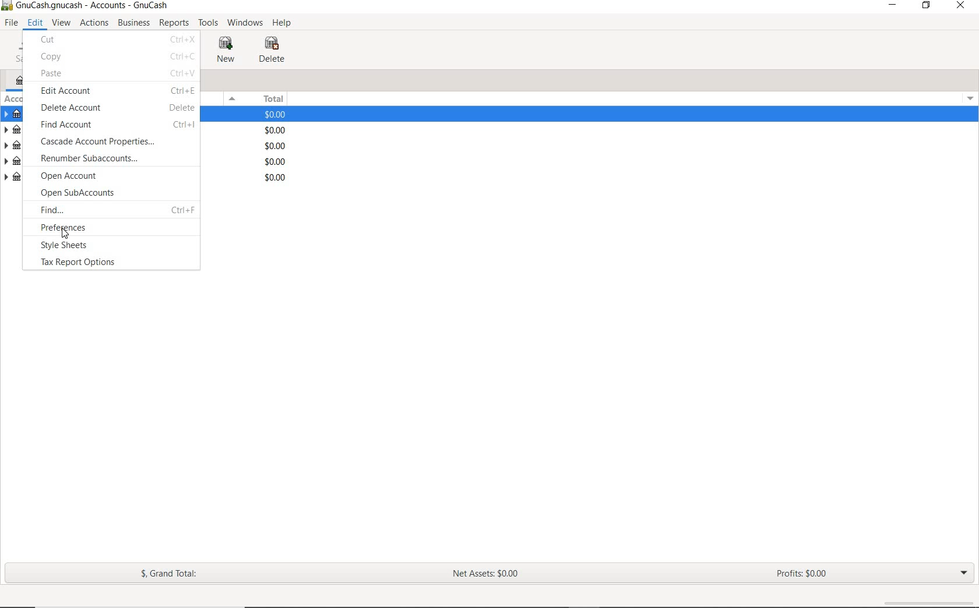 This screenshot has height=608, width=979. What do you see at coordinates (132, 23) in the screenshot?
I see `BUSINESS` at bounding box center [132, 23].